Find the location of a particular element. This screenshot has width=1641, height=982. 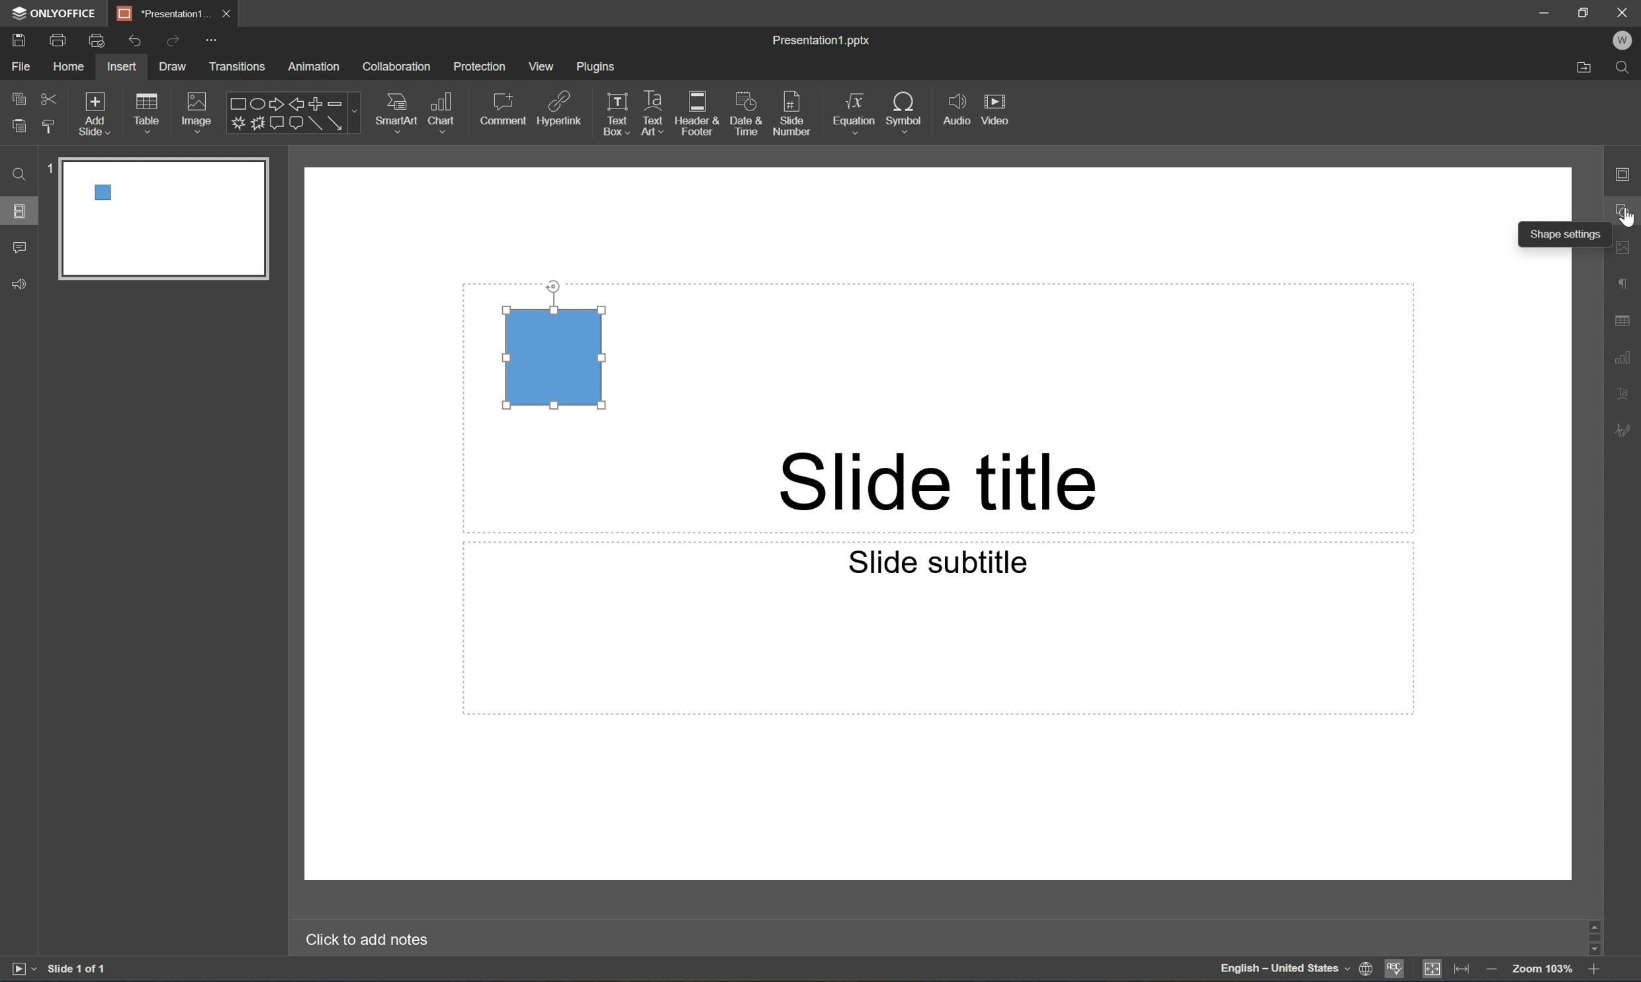

slide is located at coordinates (164, 220).